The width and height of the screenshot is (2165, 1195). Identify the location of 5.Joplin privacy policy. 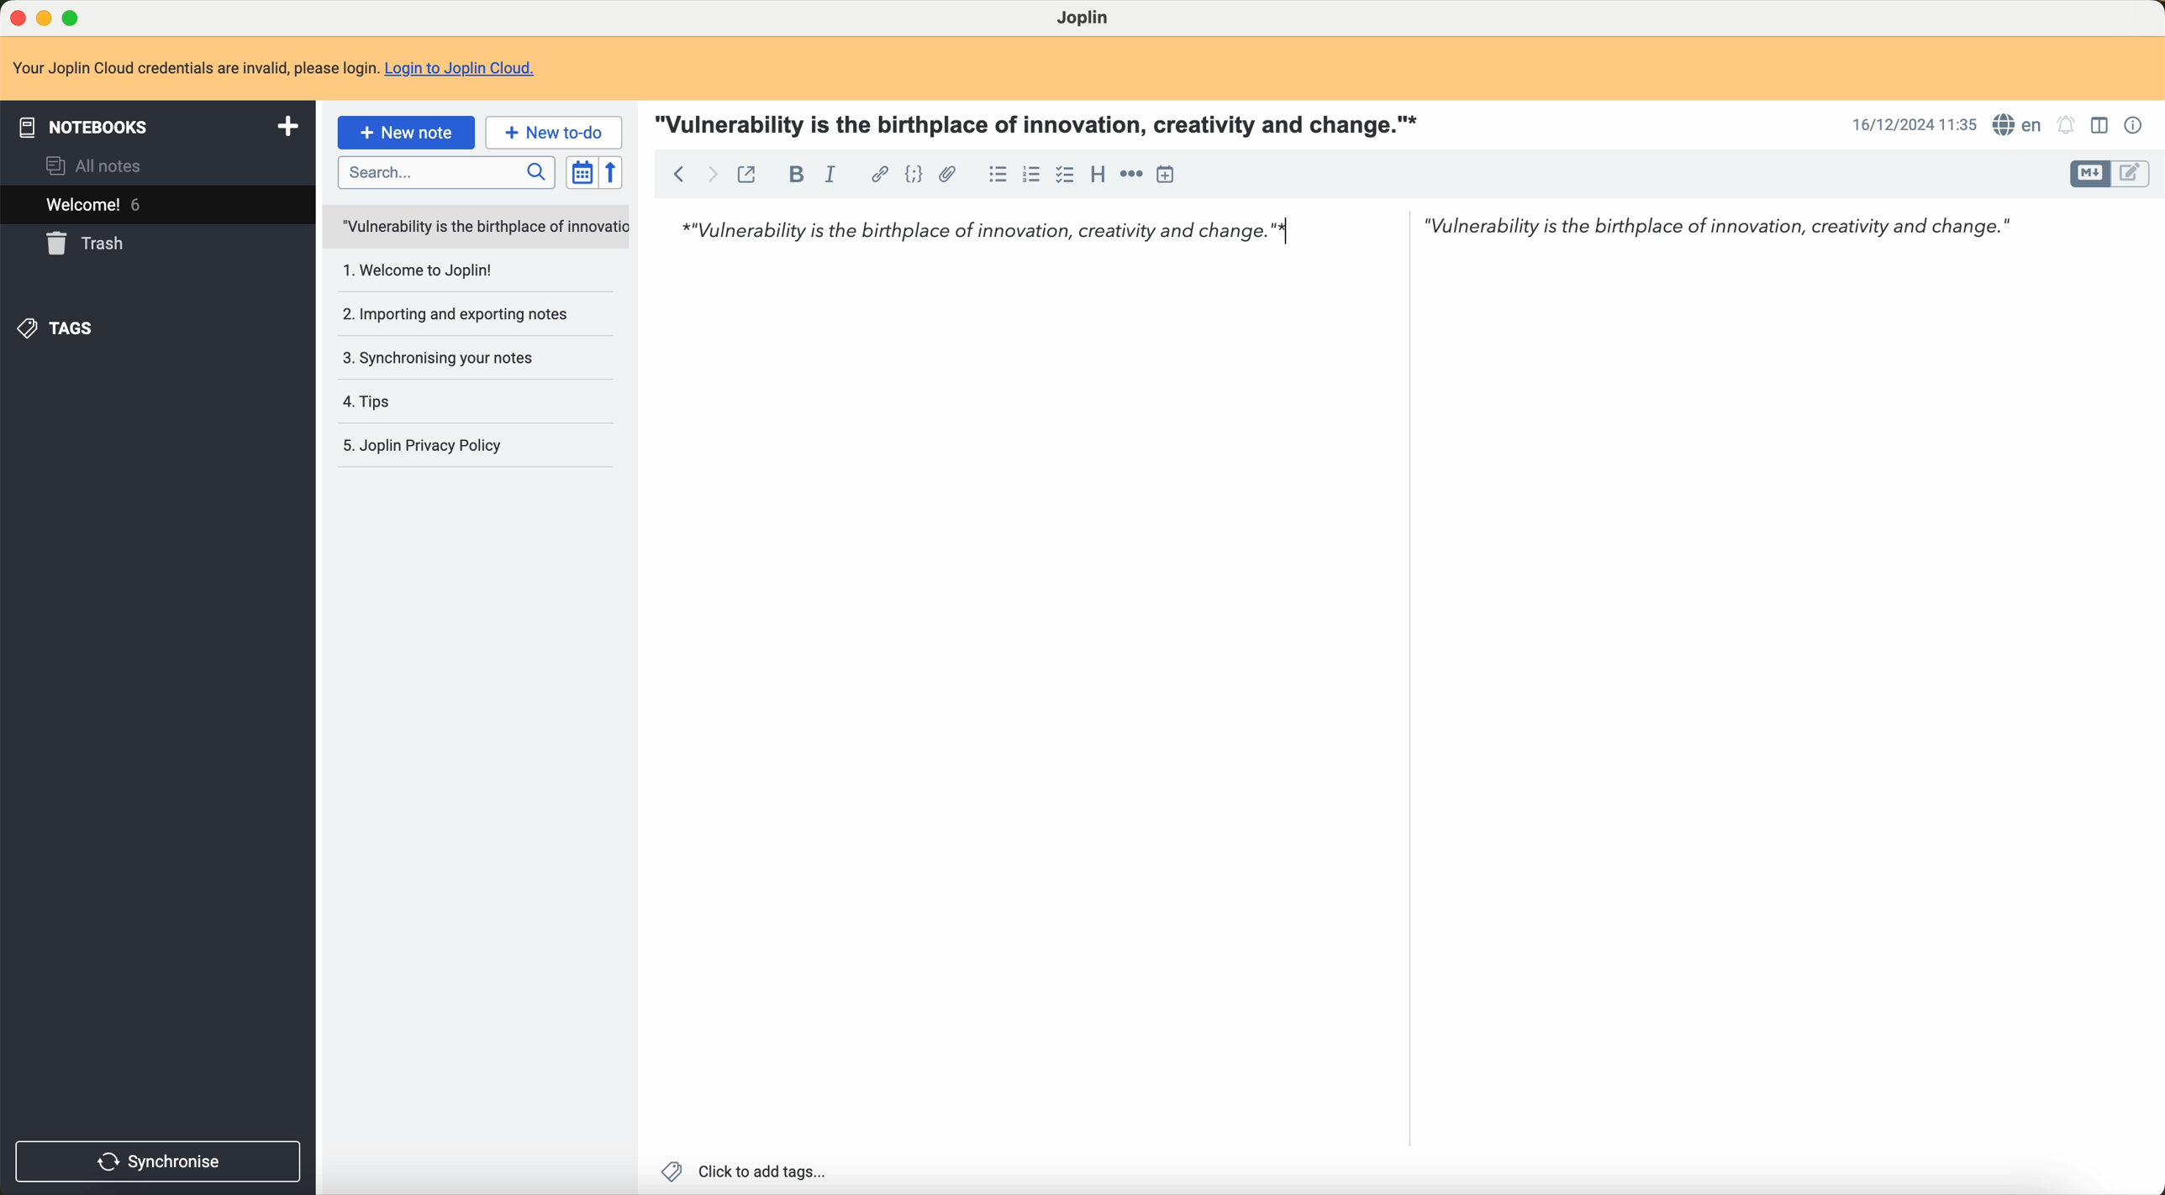
(431, 445).